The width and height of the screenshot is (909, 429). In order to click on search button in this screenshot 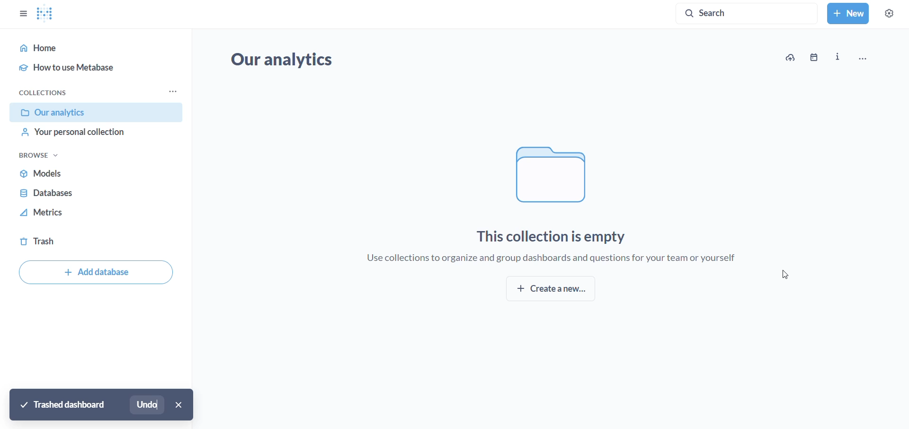, I will do `click(748, 14)`.